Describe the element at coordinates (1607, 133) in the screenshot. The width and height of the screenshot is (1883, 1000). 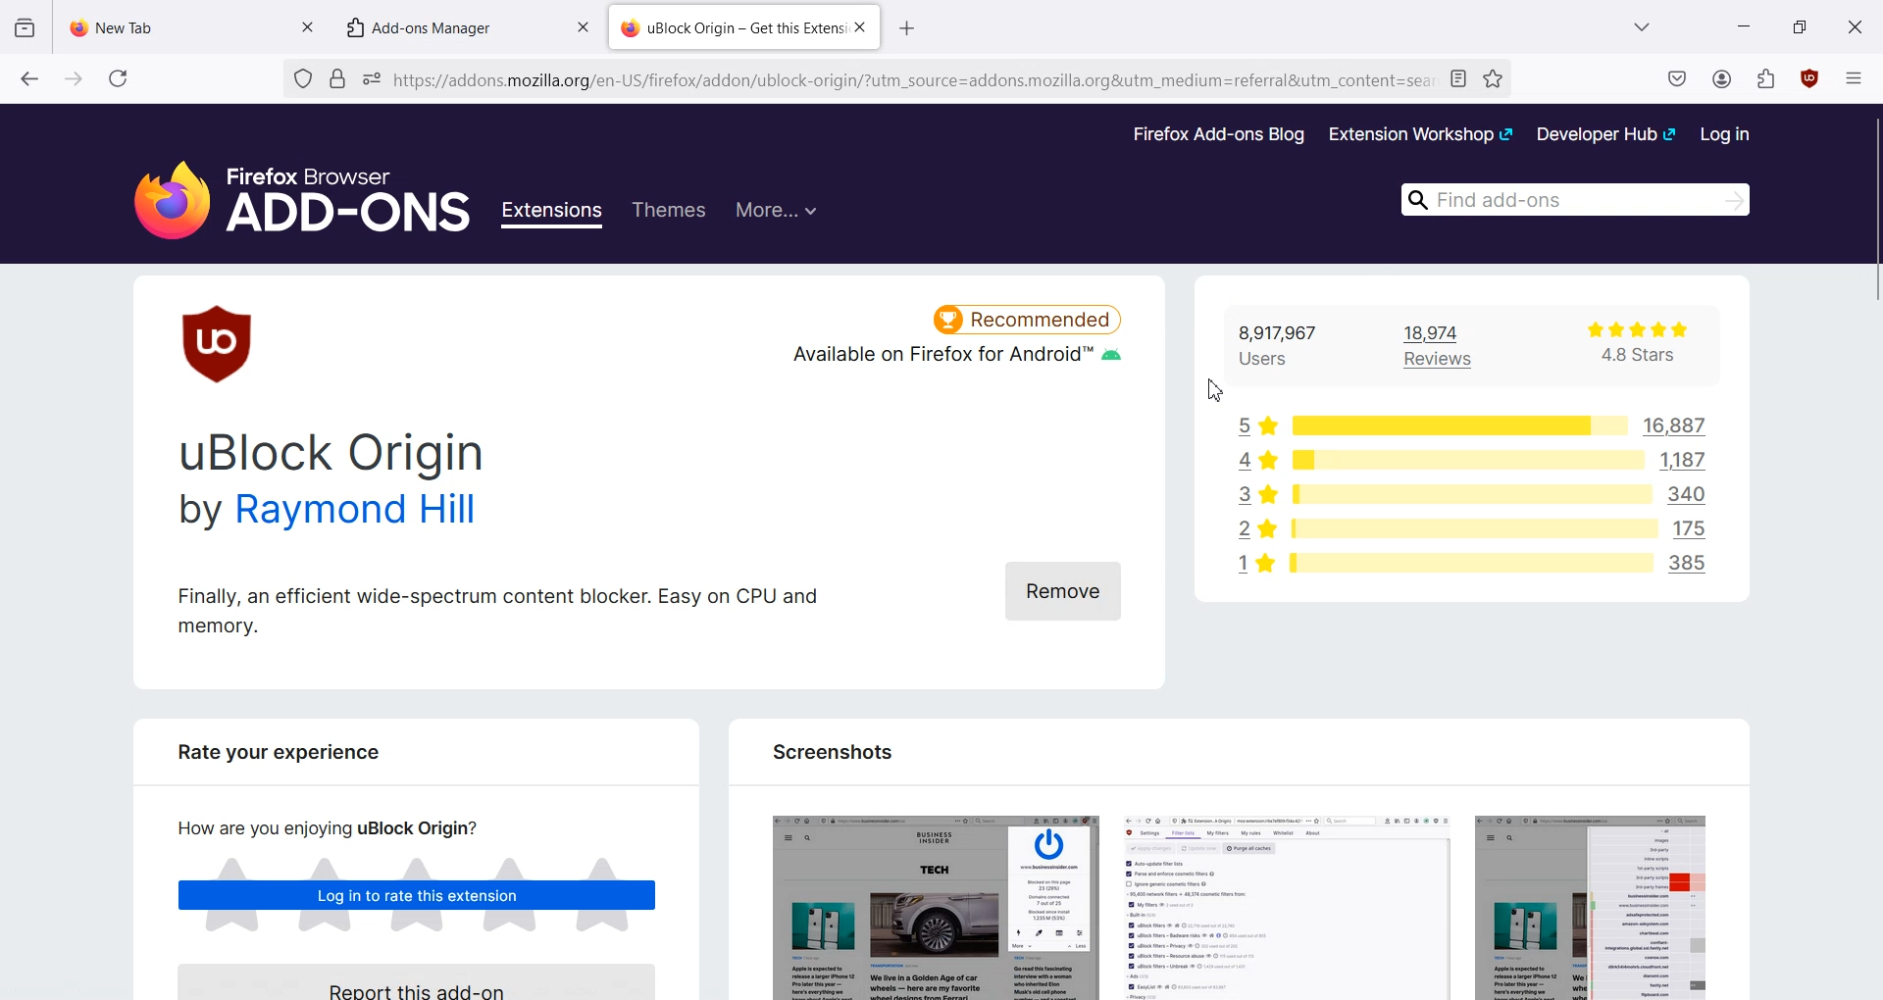
I see `Developer Hub` at that location.